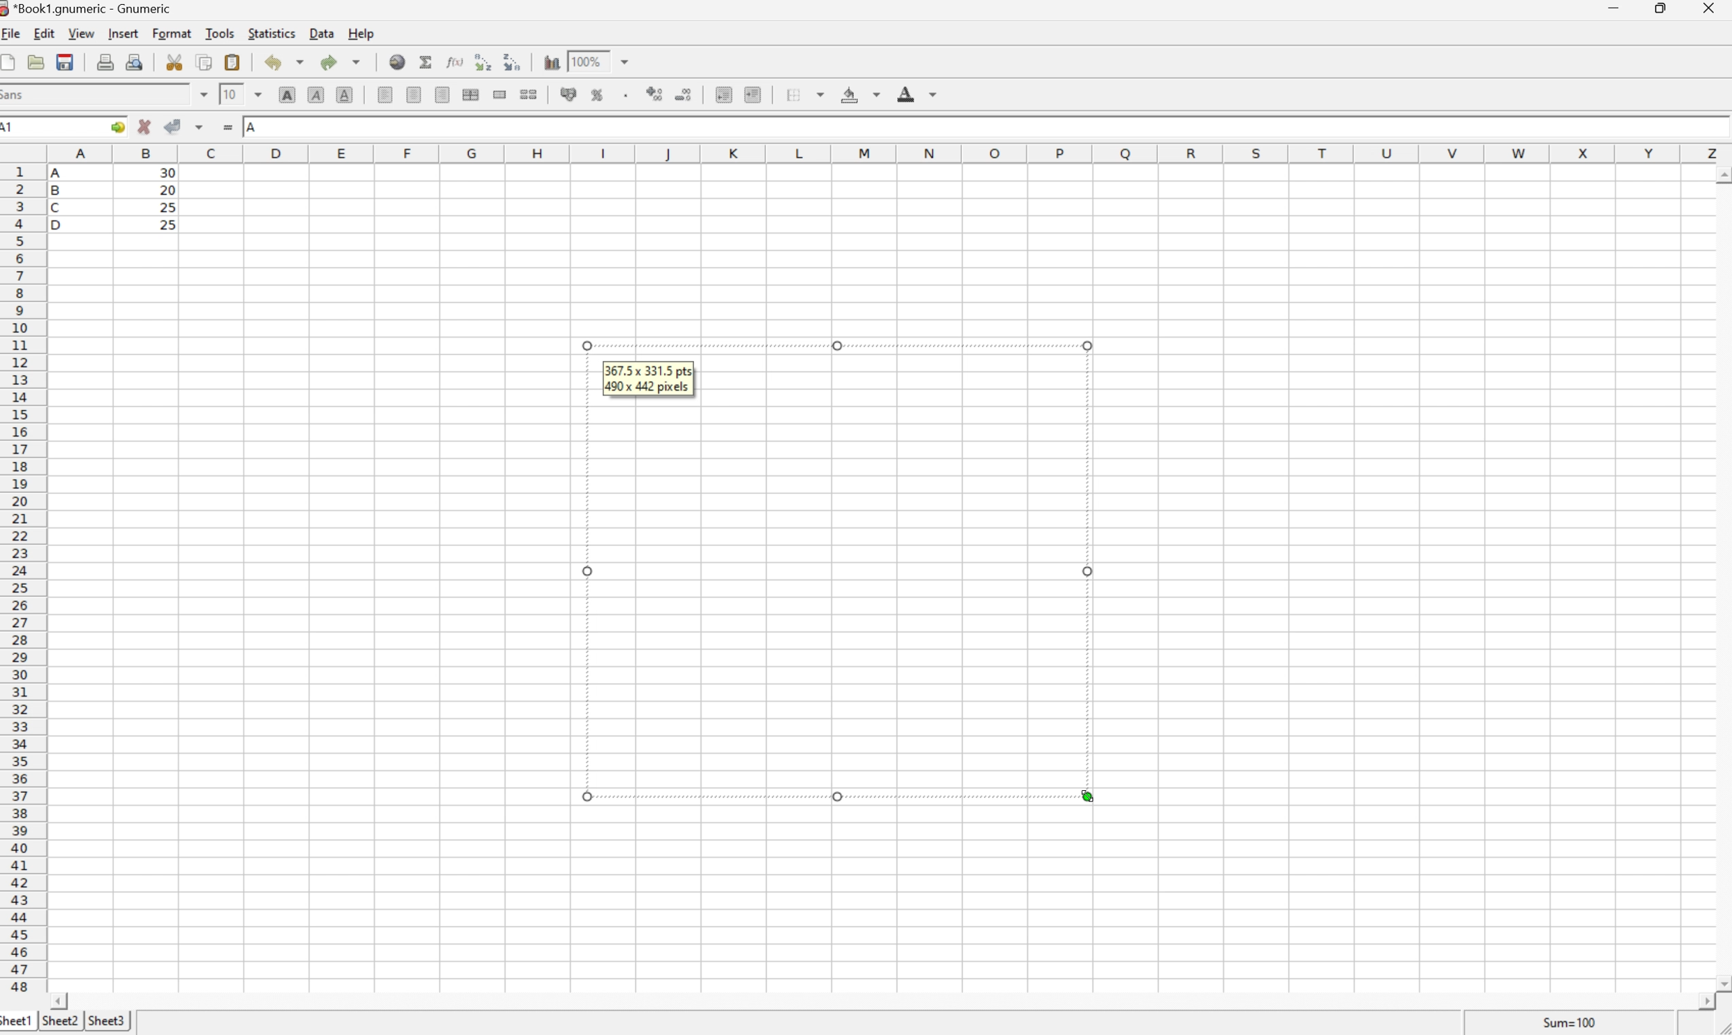 The image size is (1732, 1035). Describe the element at coordinates (171, 126) in the screenshot. I see `Accept Changes` at that location.